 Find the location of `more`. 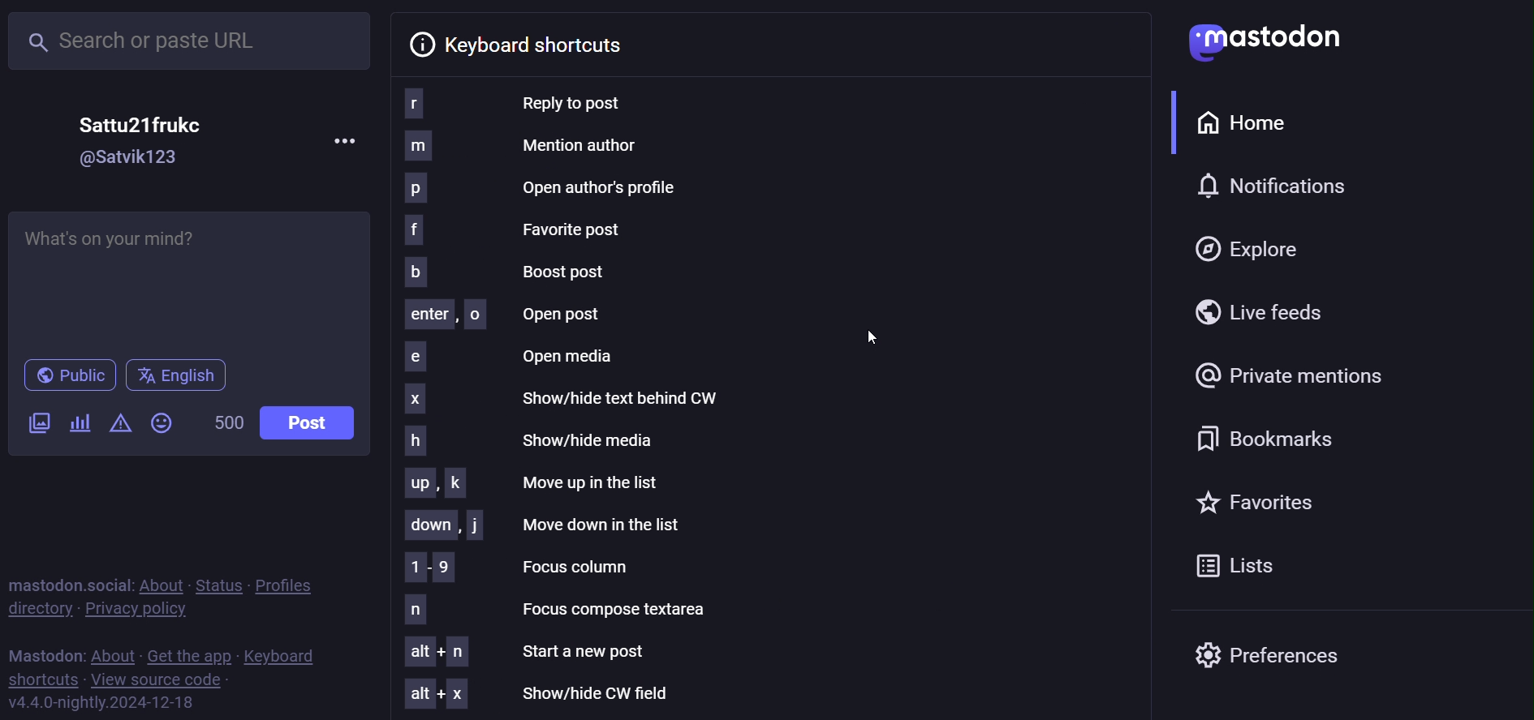

more is located at coordinates (344, 139).